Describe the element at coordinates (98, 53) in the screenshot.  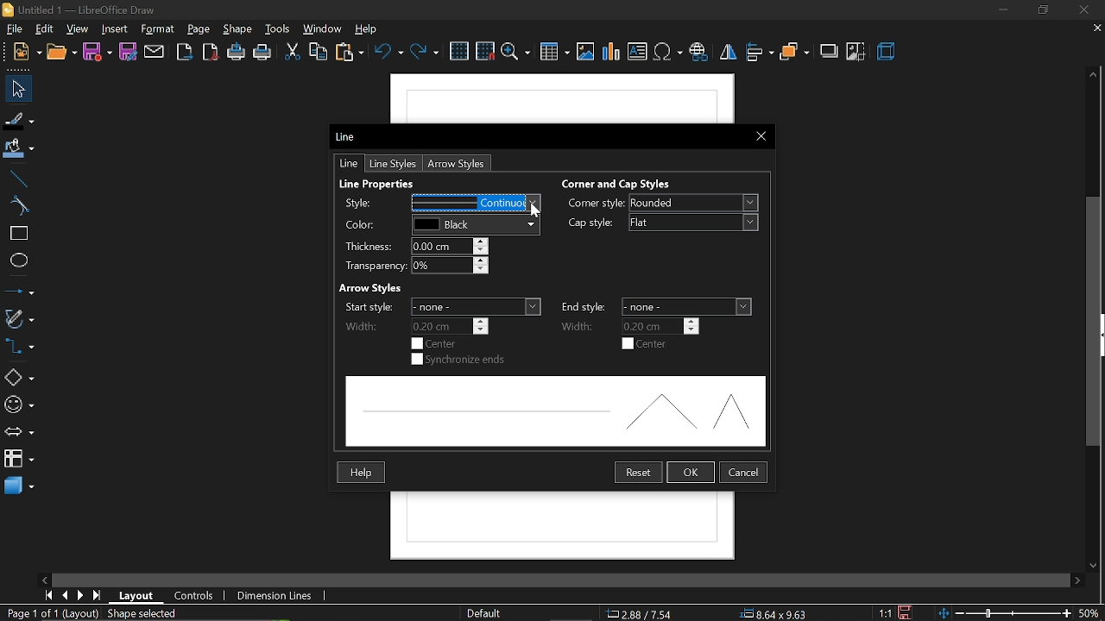
I see `save` at that location.